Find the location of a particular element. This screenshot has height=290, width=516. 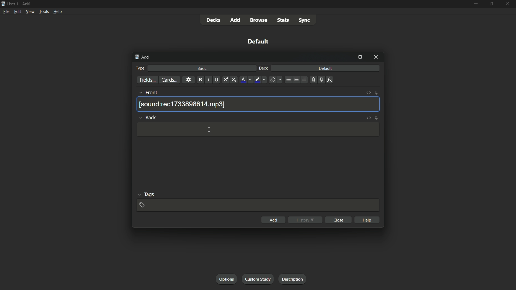

sync is located at coordinates (304, 21).